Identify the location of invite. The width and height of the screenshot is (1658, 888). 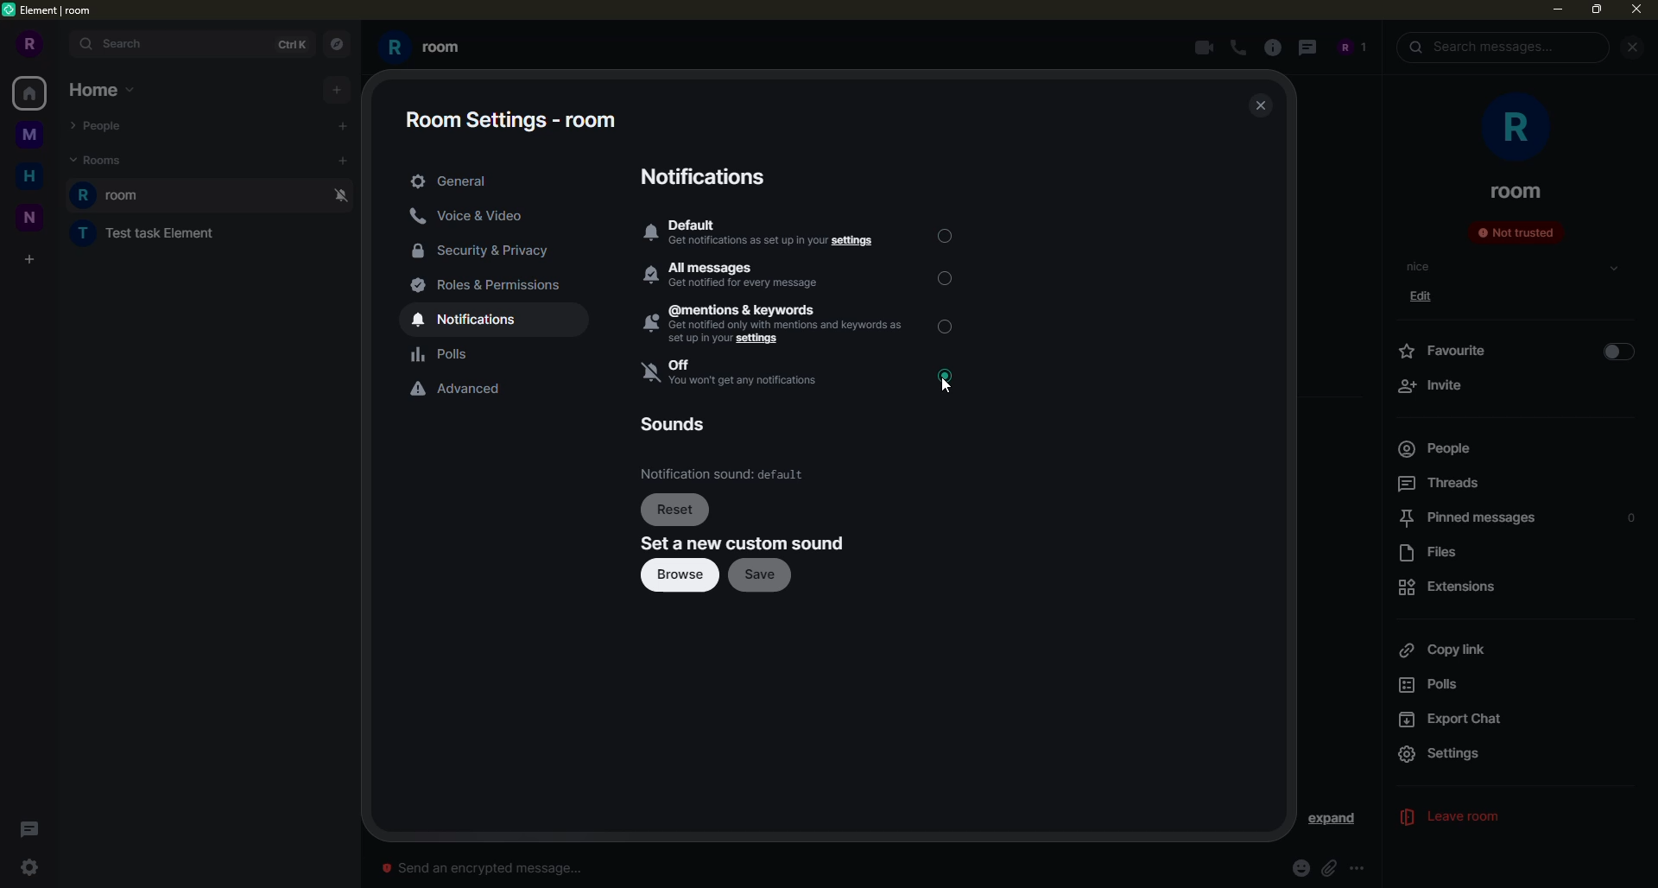
(1430, 385).